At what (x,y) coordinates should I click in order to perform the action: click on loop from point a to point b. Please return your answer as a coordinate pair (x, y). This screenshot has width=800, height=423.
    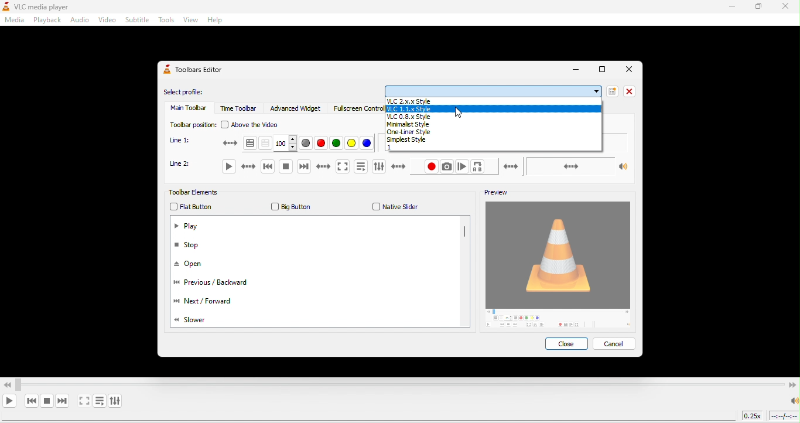
    Looking at the image, I should click on (495, 168).